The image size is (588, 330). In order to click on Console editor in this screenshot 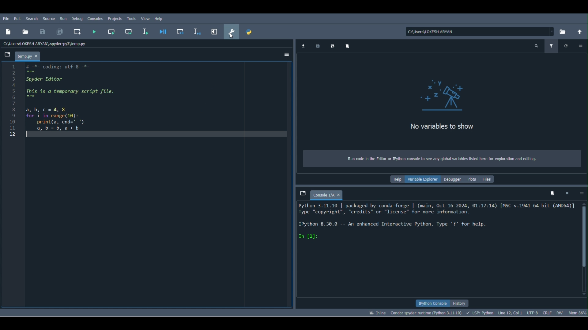, I will do `click(300, 249)`.